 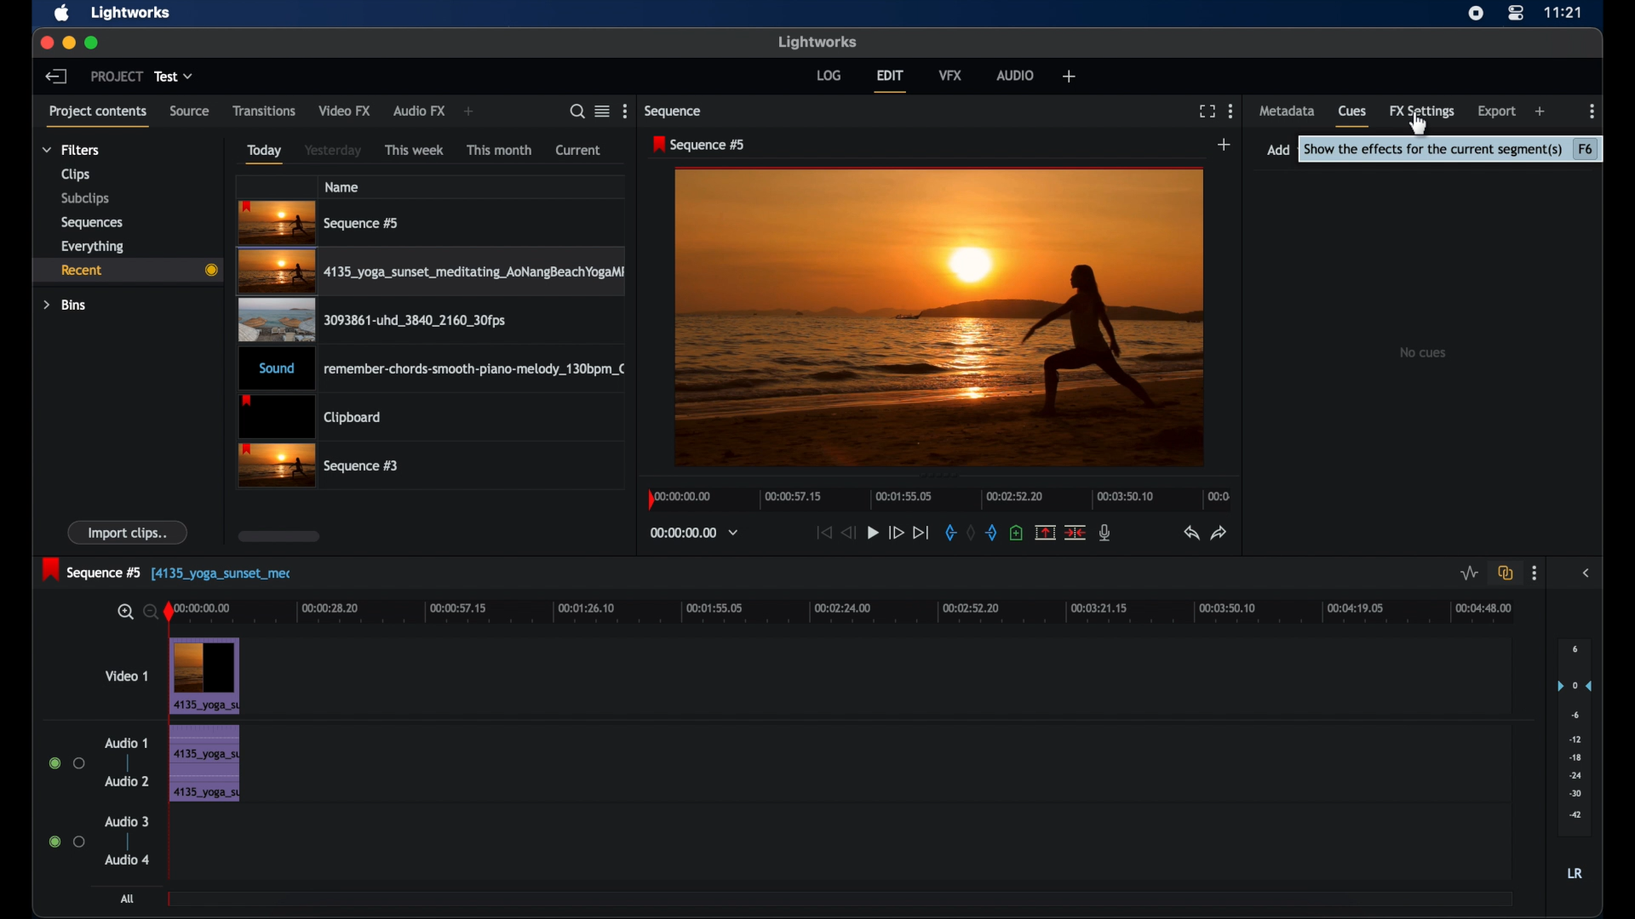 I want to click on timeline scale, so click(x=853, y=610).